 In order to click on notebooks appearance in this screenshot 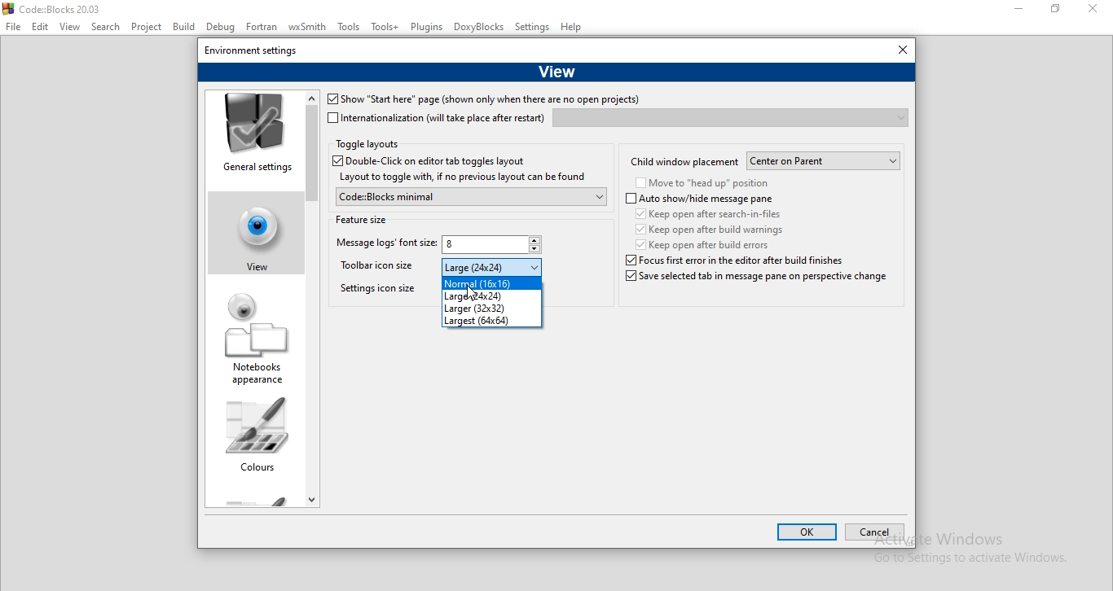, I will do `click(257, 340)`.